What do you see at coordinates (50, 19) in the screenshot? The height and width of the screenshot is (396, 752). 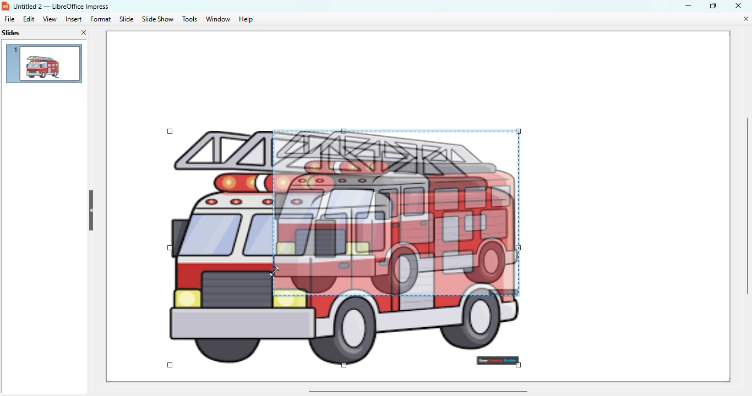 I see `view` at bounding box center [50, 19].